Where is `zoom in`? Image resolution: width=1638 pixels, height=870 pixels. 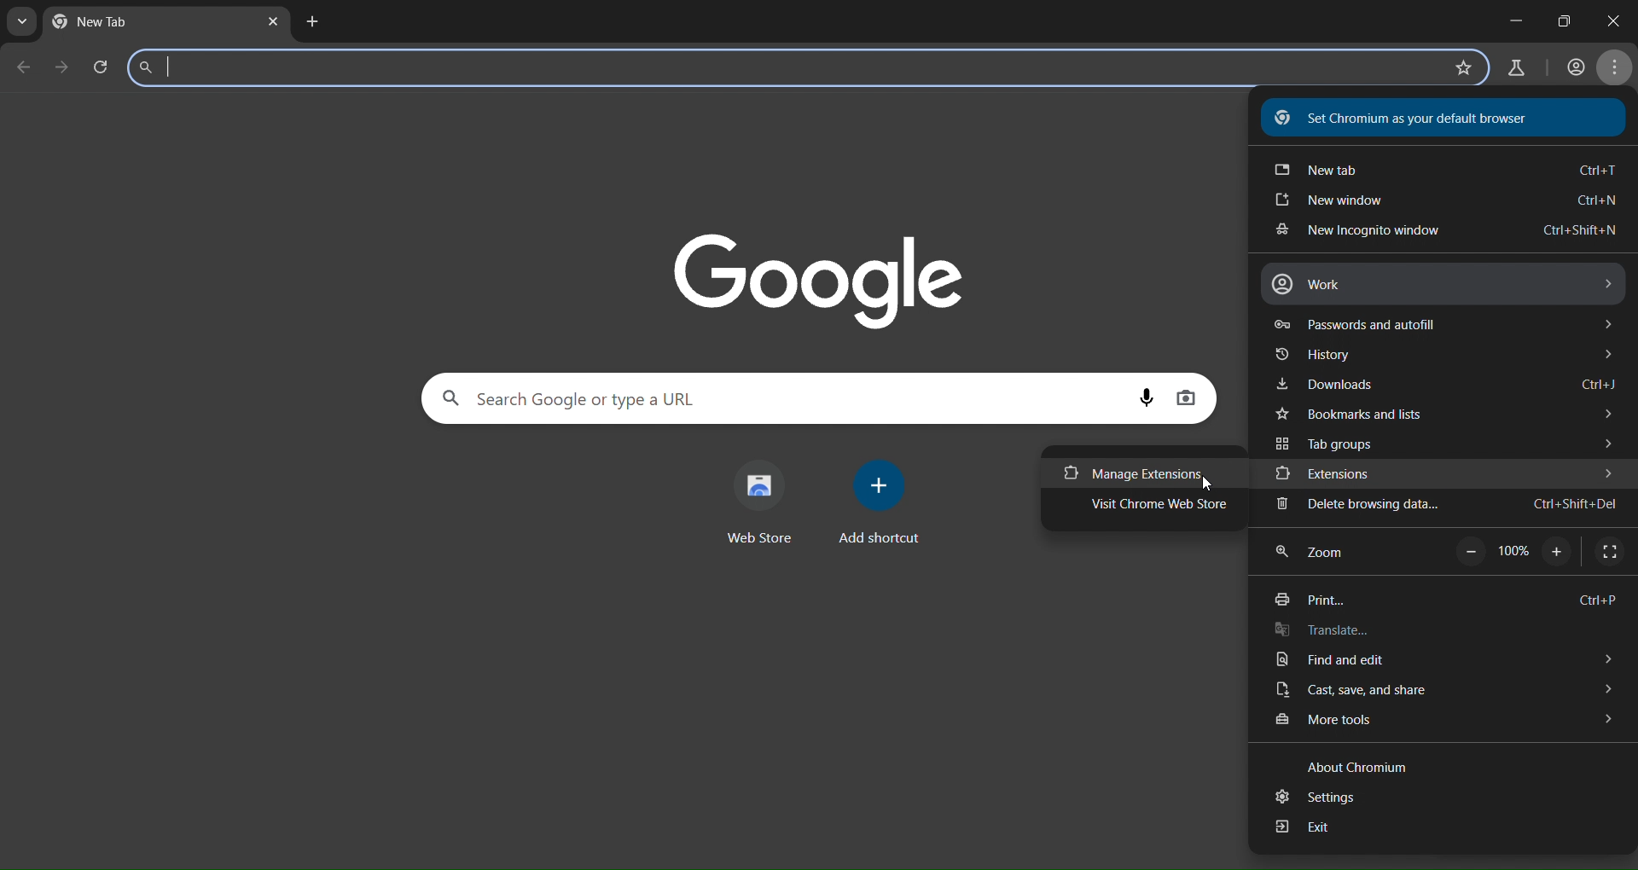
zoom in is located at coordinates (1557, 551).